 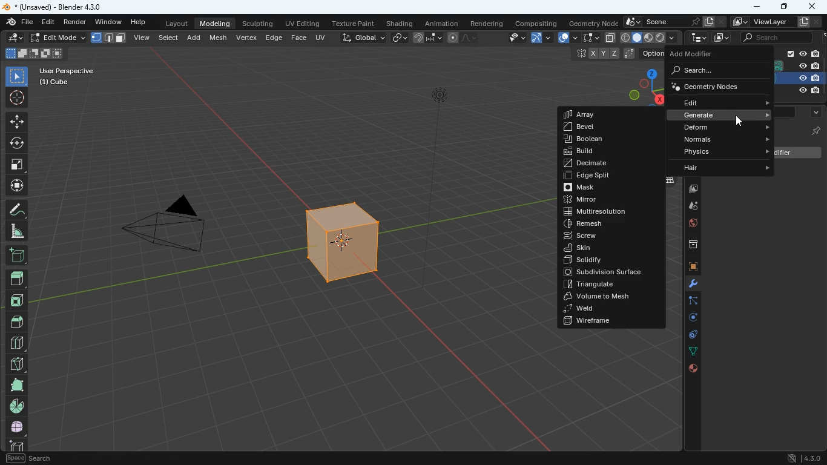 I want to click on move, so click(x=17, y=187).